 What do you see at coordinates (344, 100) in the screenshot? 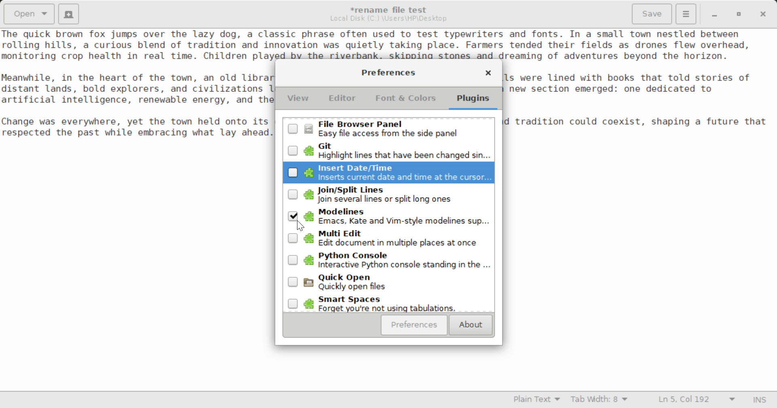
I see `Editor Tab` at bounding box center [344, 100].